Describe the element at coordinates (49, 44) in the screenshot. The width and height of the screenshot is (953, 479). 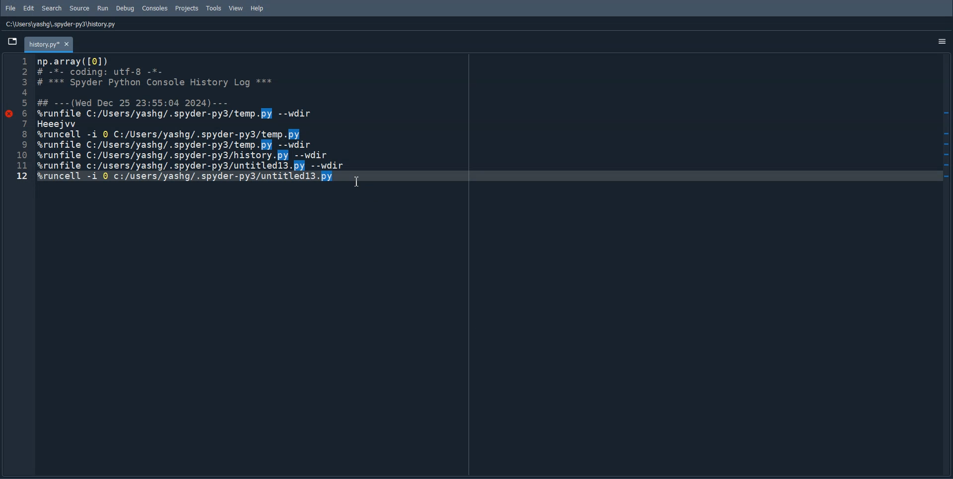
I see `Folder : history.py* x` at that location.